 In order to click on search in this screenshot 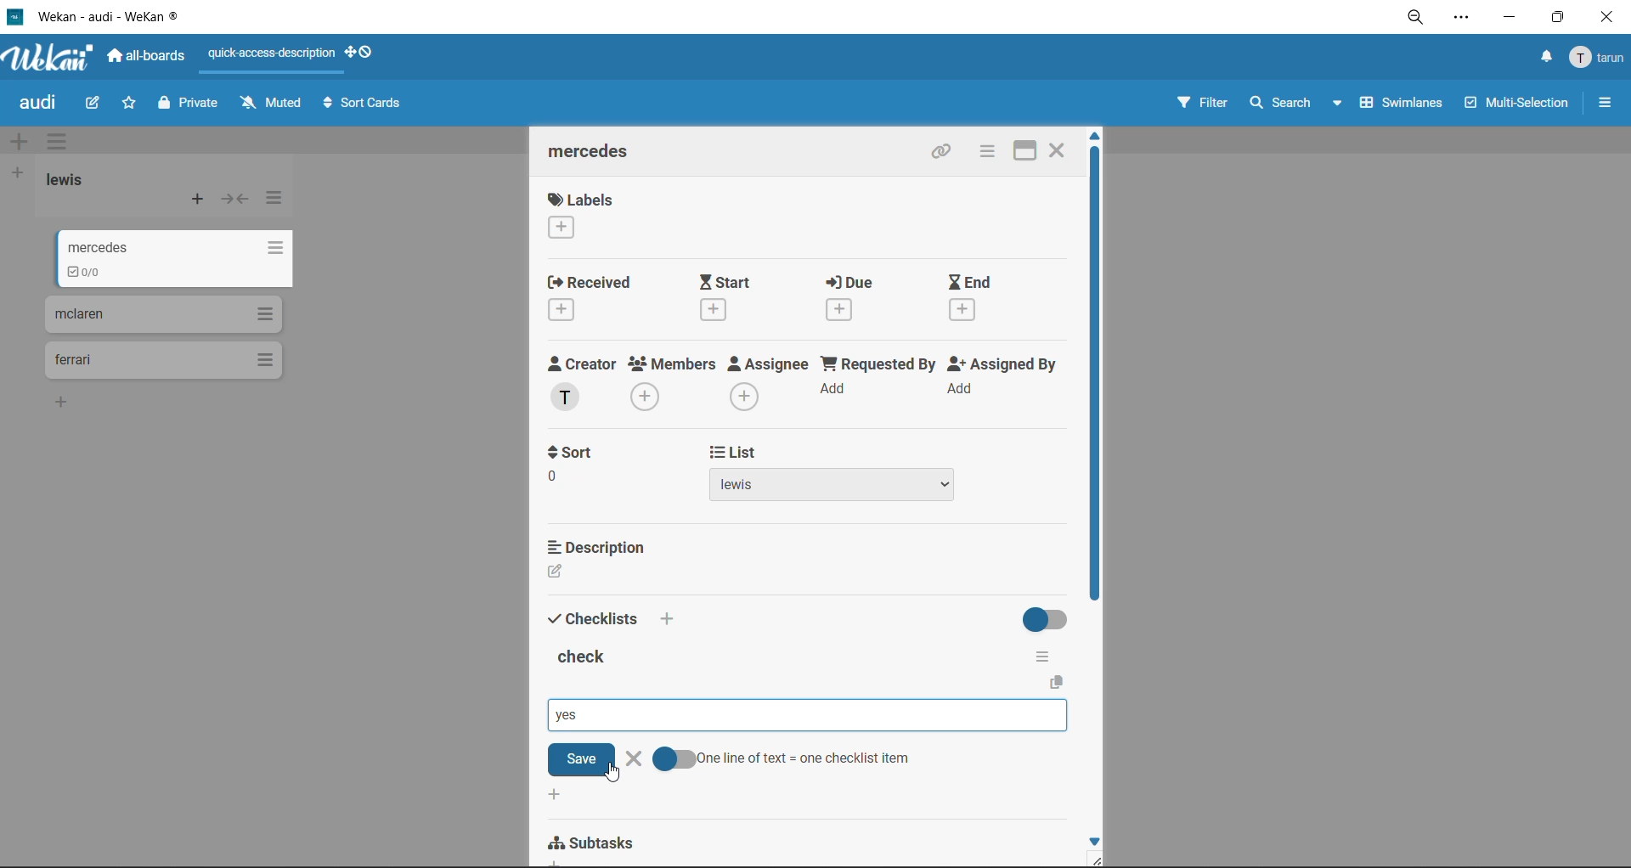, I will do `click(1290, 104)`.